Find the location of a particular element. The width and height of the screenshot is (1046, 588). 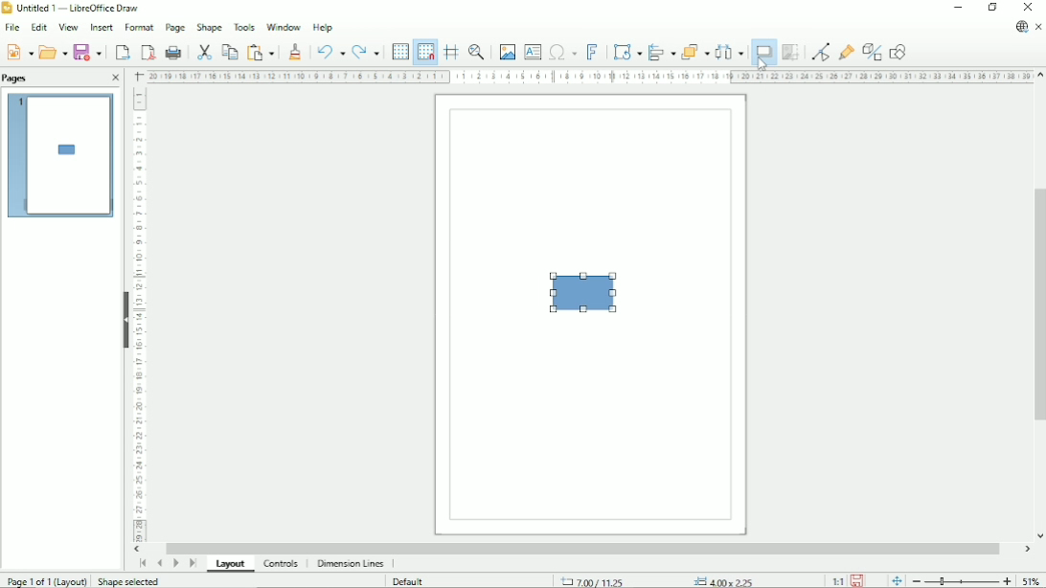

Zoom and pan is located at coordinates (476, 52).